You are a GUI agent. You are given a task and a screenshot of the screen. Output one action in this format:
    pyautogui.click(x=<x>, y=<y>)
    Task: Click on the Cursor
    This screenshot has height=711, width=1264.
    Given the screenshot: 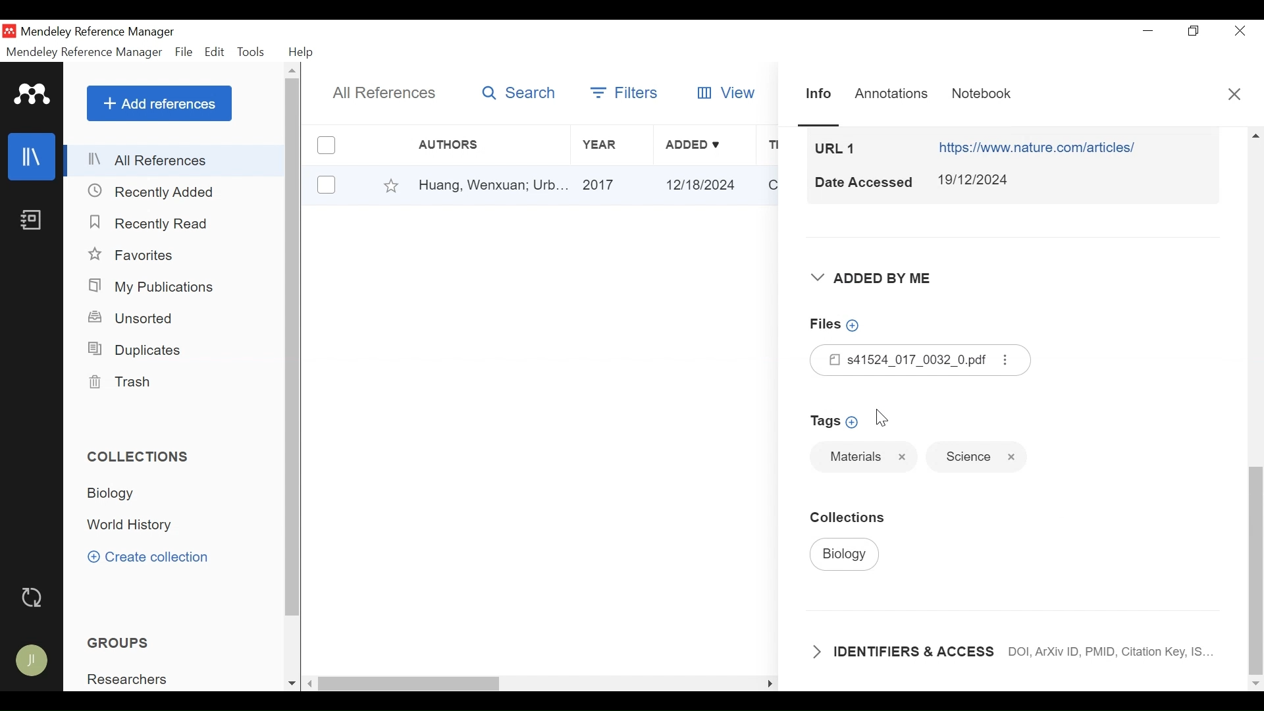 What is the action you would take?
    pyautogui.click(x=883, y=419)
    